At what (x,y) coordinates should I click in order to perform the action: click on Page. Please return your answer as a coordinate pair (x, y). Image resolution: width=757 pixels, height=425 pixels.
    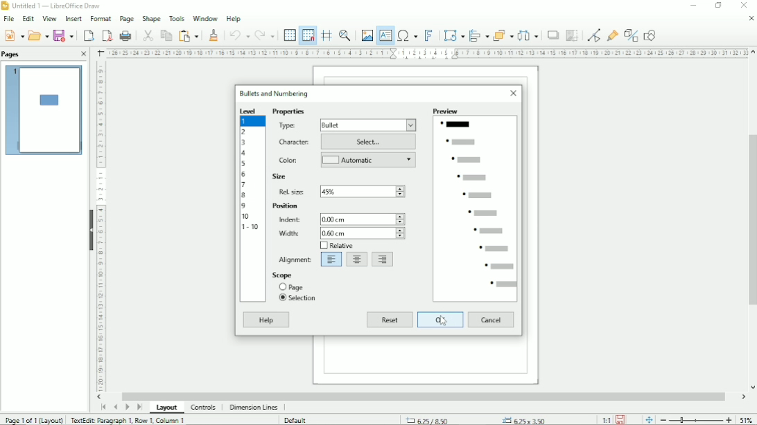
    Looking at the image, I should click on (293, 287).